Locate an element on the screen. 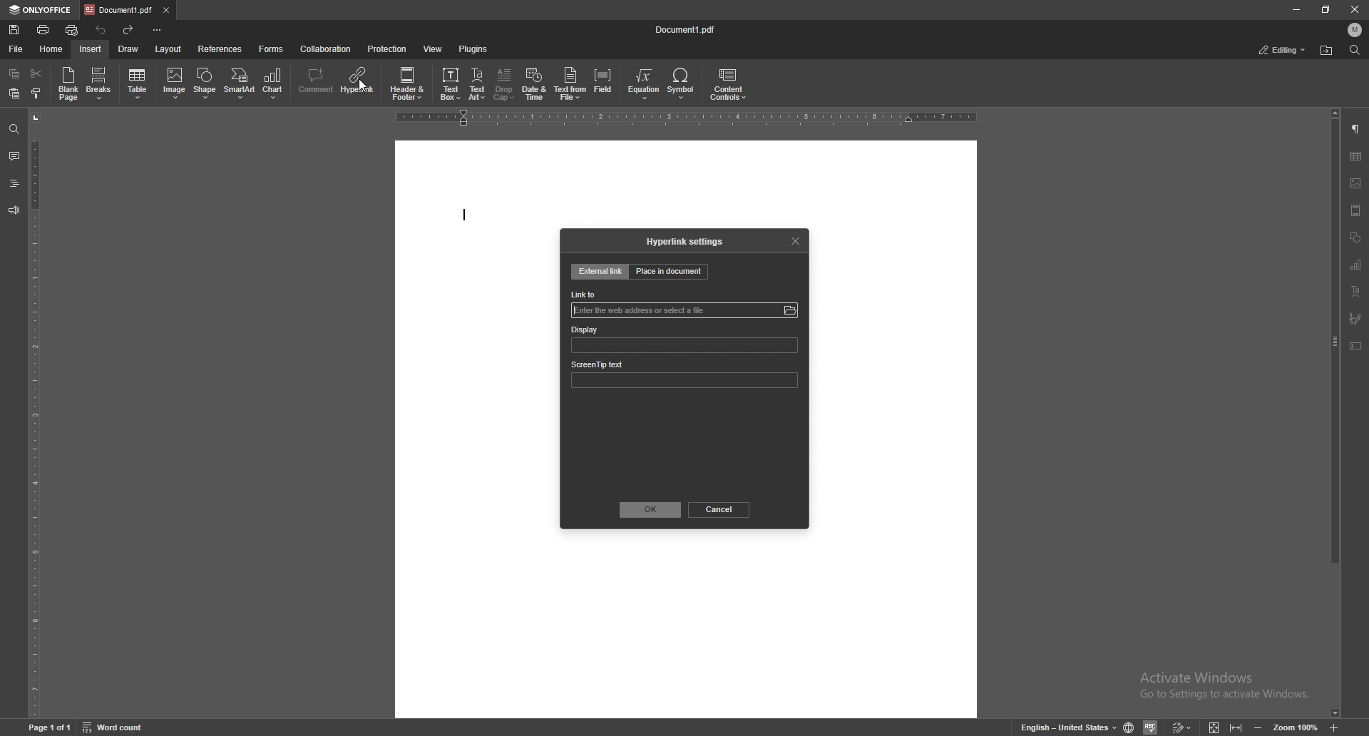  cancel is located at coordinates (722, 509).